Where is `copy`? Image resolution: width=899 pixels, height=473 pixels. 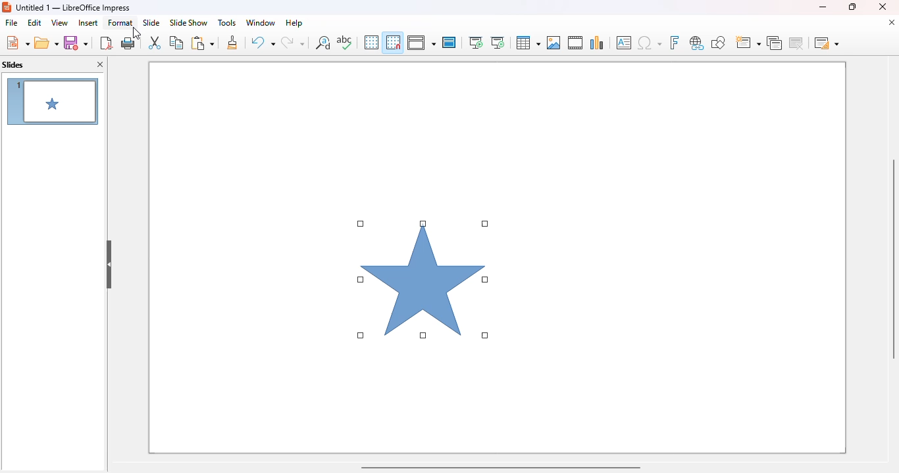
copy is located at coordinates (176, 42).